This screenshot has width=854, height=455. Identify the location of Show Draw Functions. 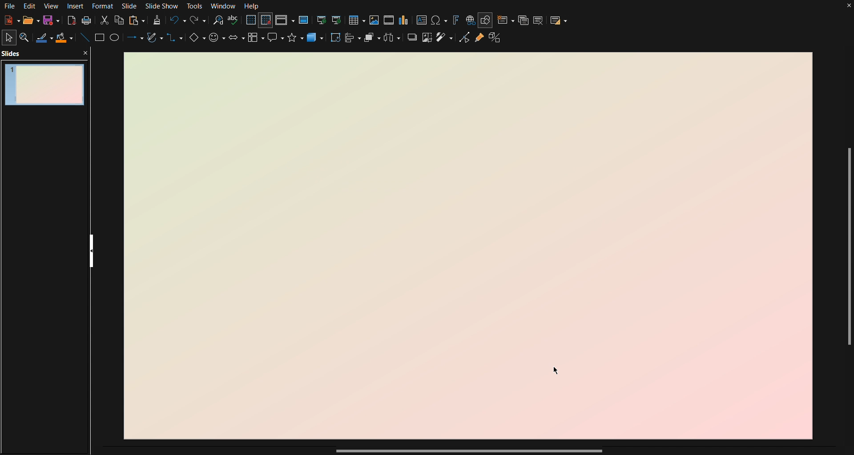
(486, 19).